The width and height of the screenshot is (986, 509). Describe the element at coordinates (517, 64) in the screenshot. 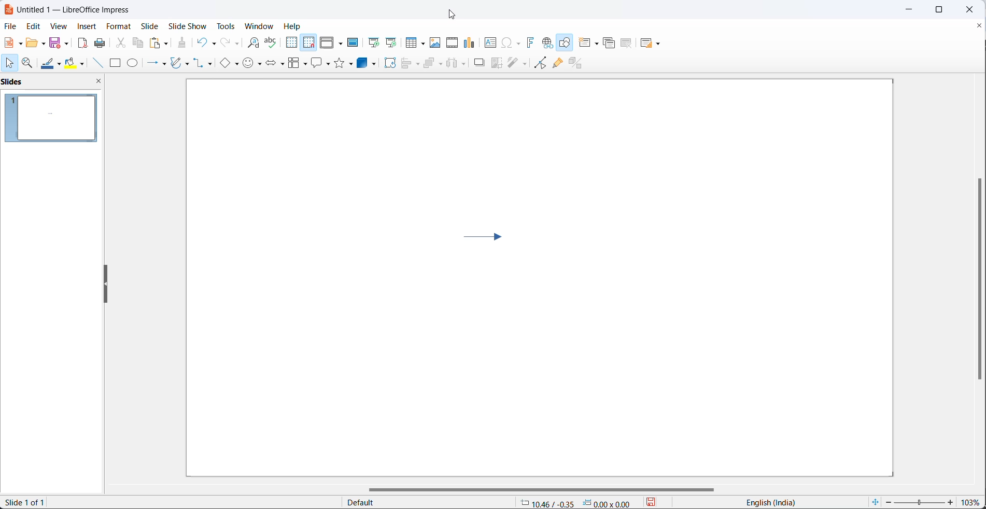

I see `filters` at that location.